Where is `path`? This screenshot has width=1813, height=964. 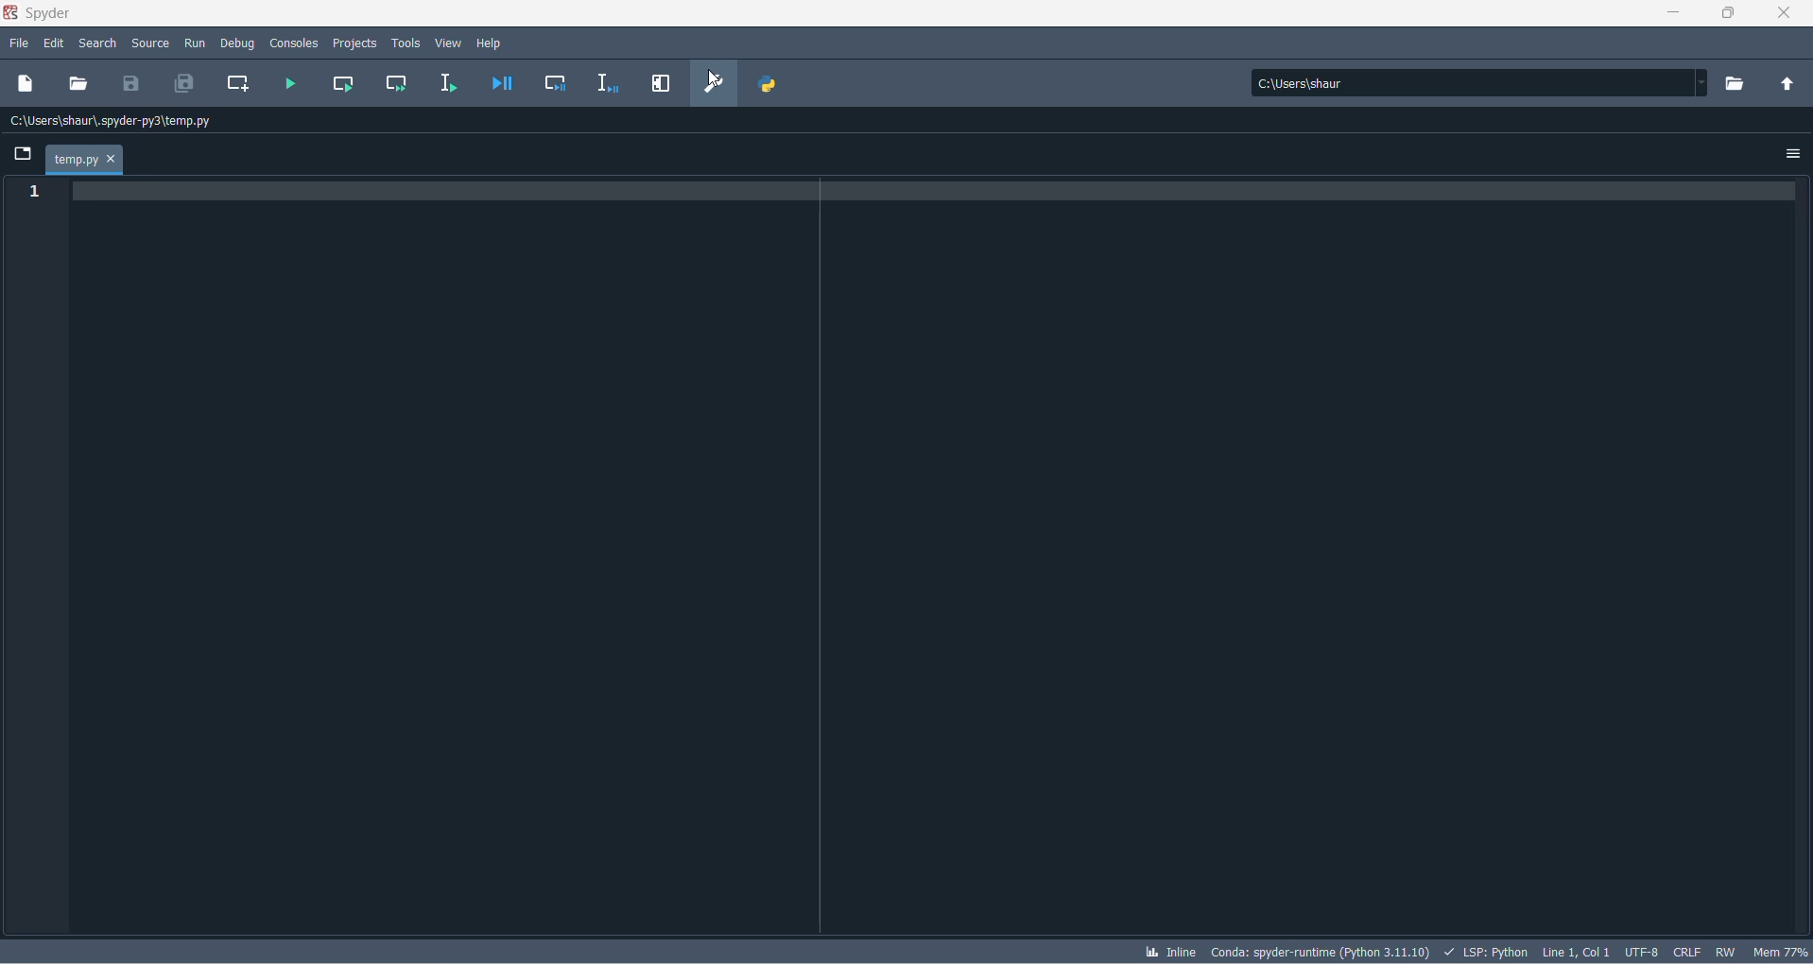 path is located at coordinates (1475, 83).